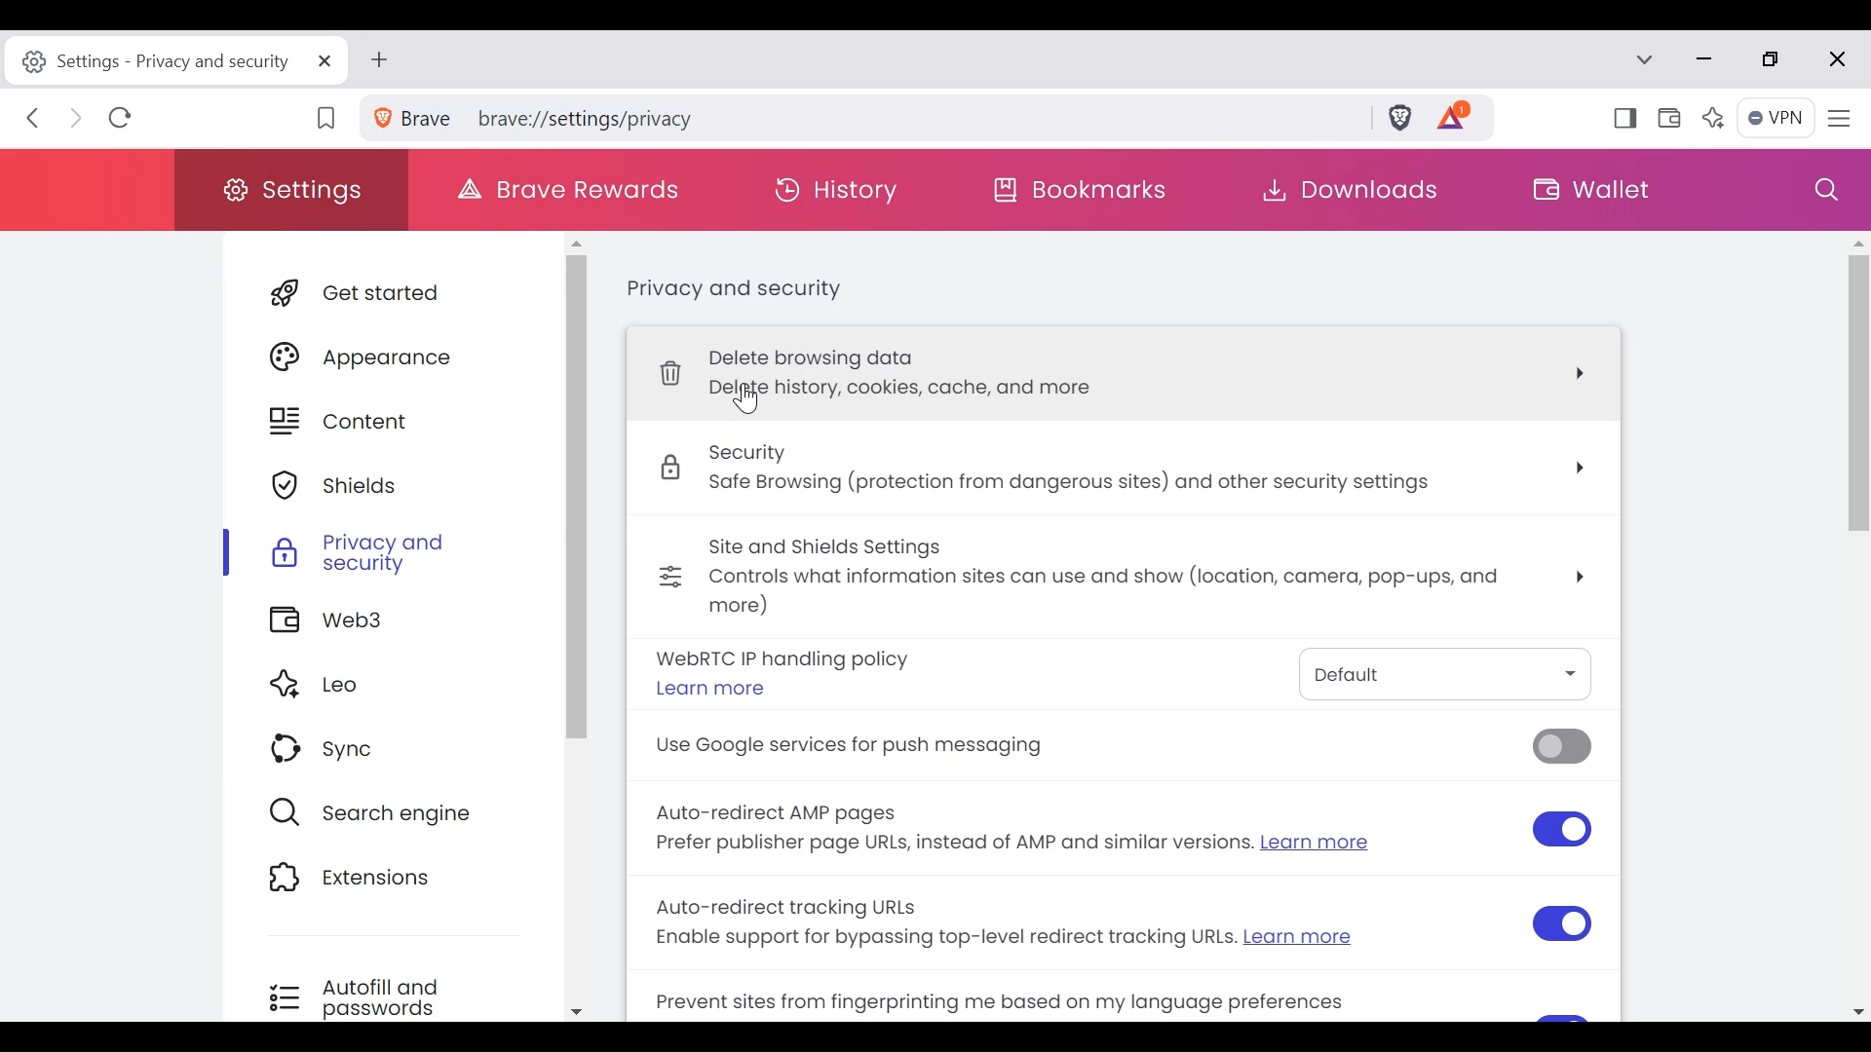 This screenshot has height=1052, width=1871. Describe the element at coordinates (383, 812) in the screenshot. I see `Search Engine` at that location.